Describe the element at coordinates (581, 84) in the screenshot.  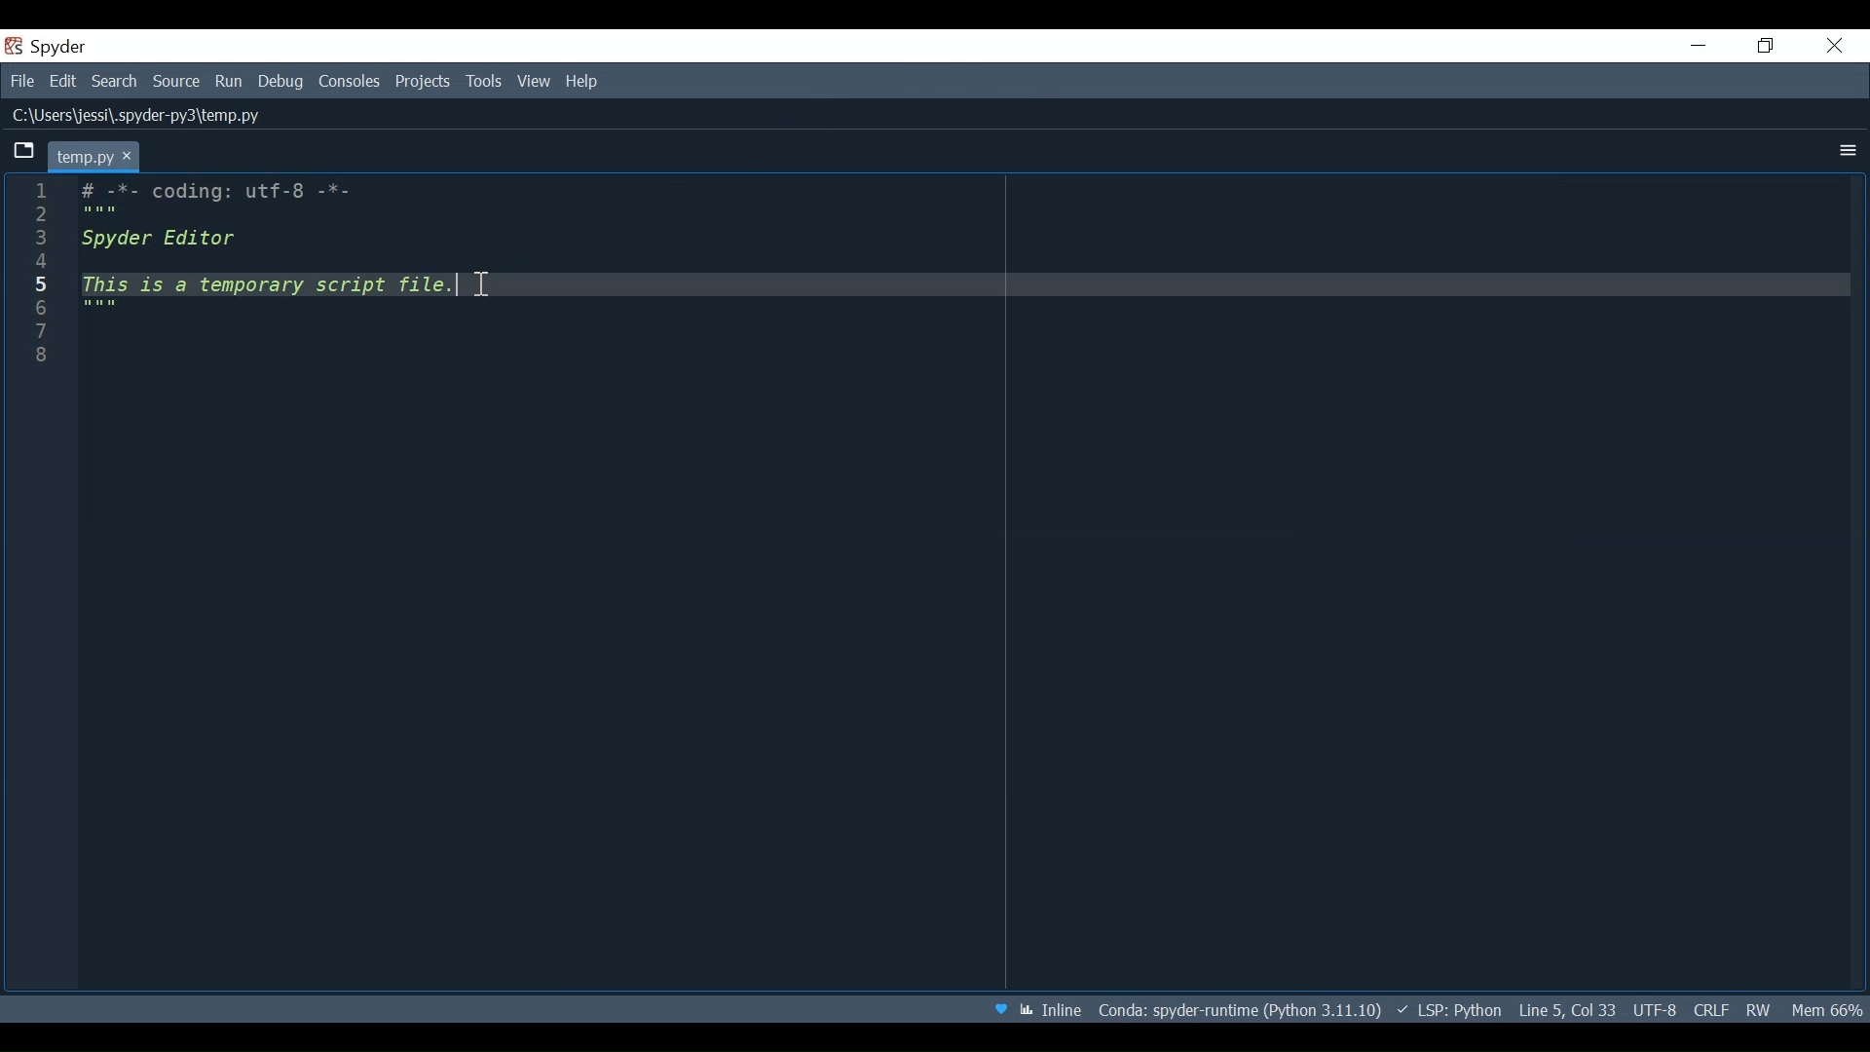
I see `Help` at that location.